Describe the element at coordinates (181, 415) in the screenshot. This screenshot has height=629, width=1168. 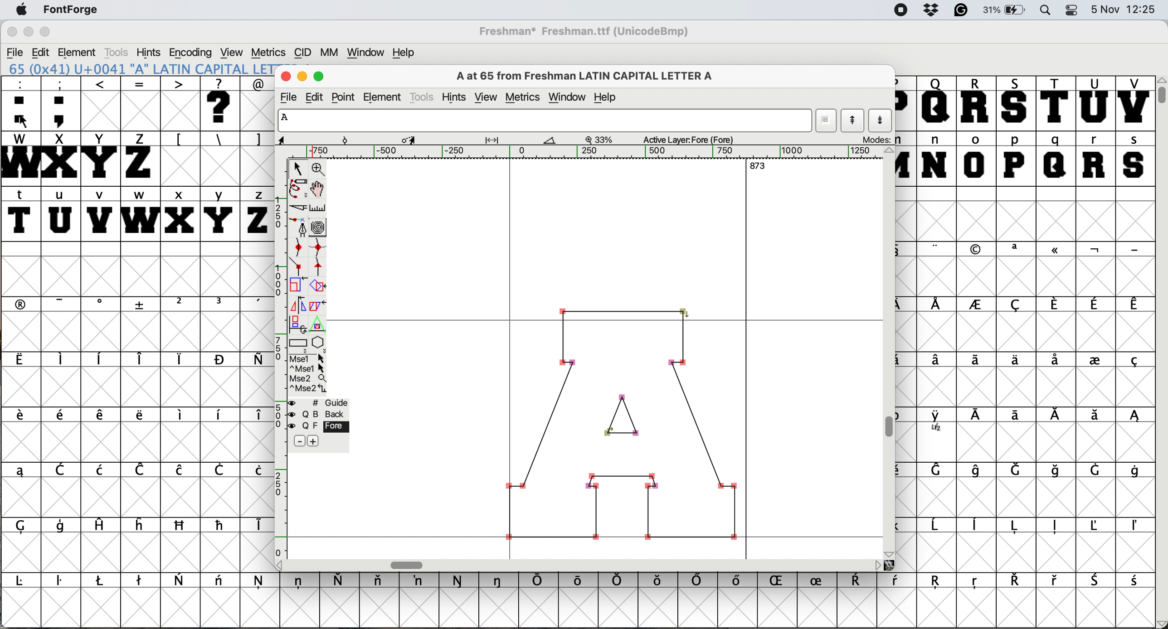
I see `symbolo` at that location.